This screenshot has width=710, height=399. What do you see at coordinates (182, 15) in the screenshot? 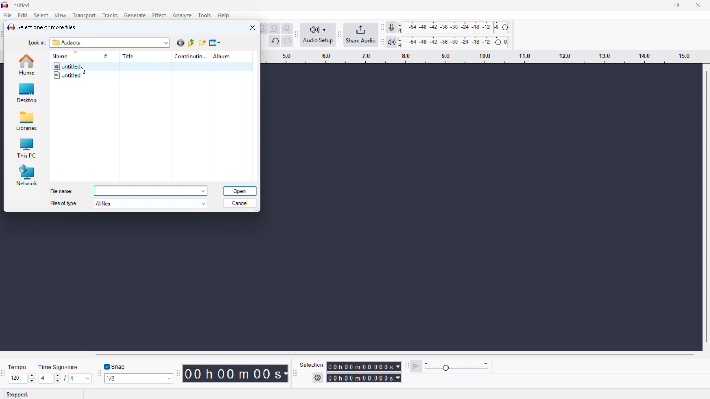
I see `Analyse ` at bounding box center [182, 15].